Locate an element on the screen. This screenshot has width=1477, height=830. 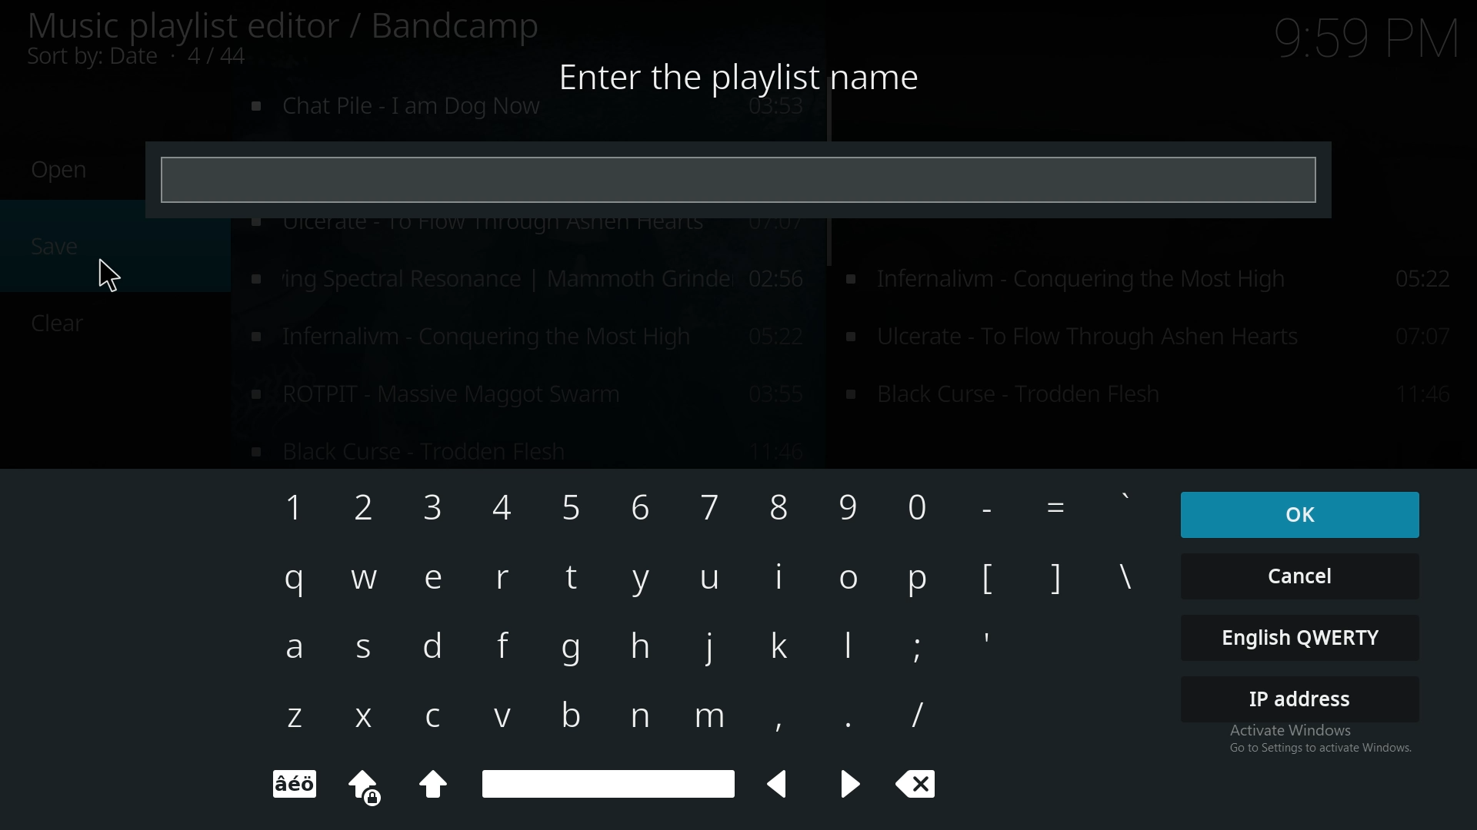
Infernalivm - Conquering the Most High 05:22 is located at coordinates (1153, 338).